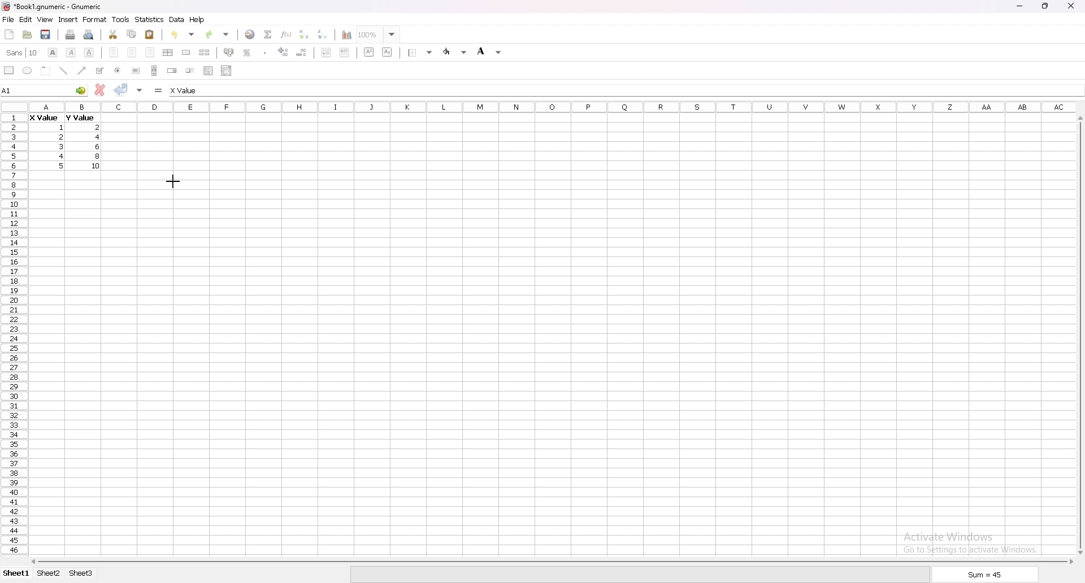  What do you see at coordinates (1071, 6) in the screenshot?
I see `close` at bounding box center [1071, 6].